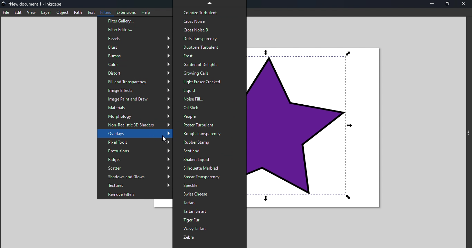 The image size is (472, 248). I want to click on Oil sick, so click(208, 108).